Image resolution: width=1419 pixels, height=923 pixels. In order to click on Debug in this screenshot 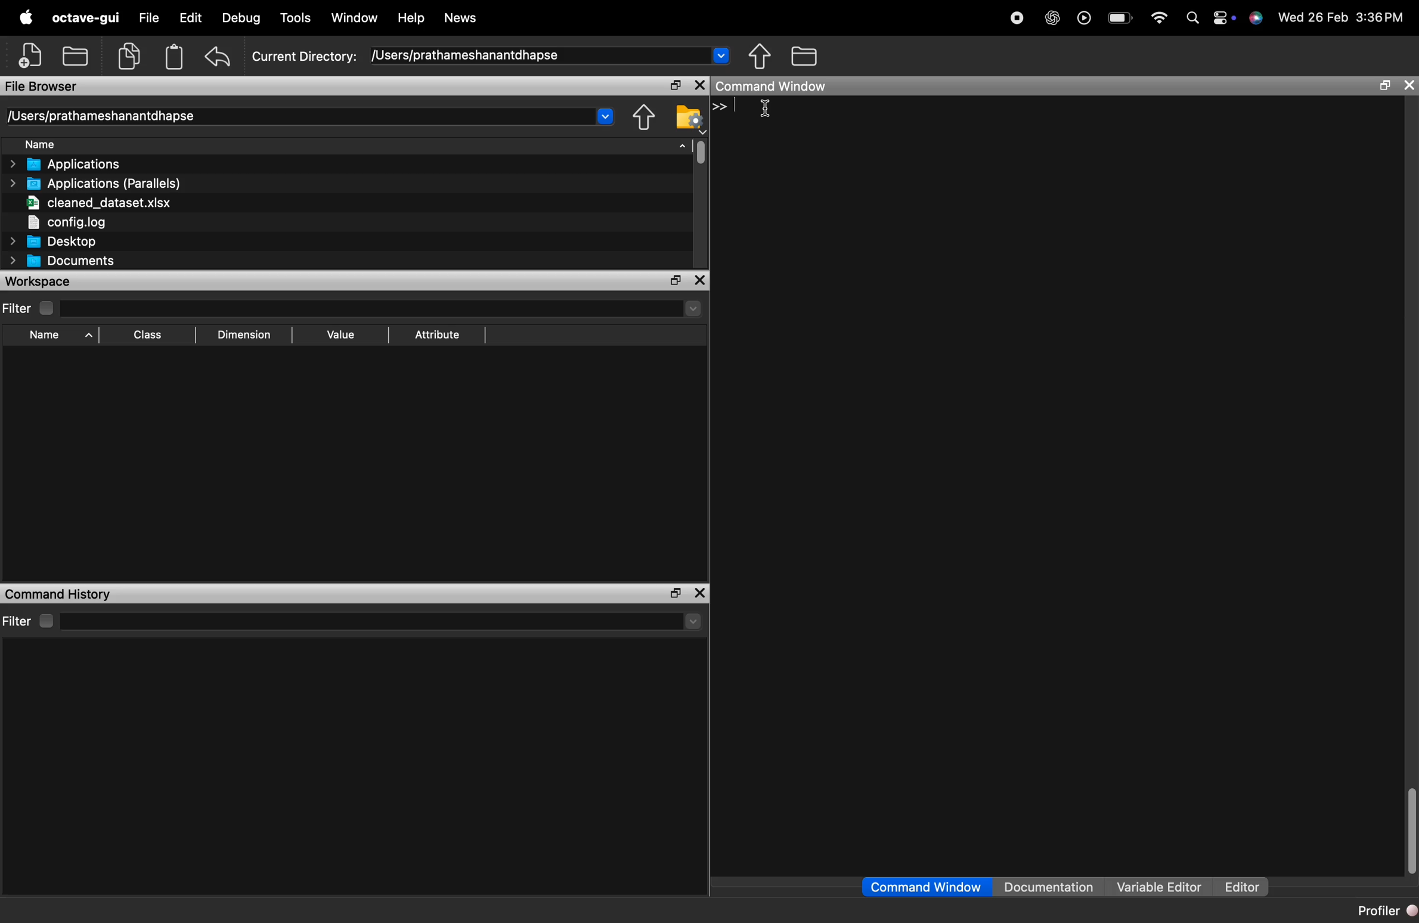, I will do `click(240, 18)`.